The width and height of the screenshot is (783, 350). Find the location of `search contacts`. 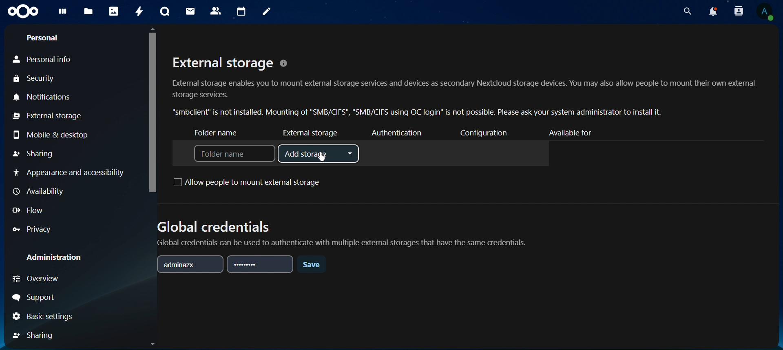

search contacts is located at coordinates (739, 11).